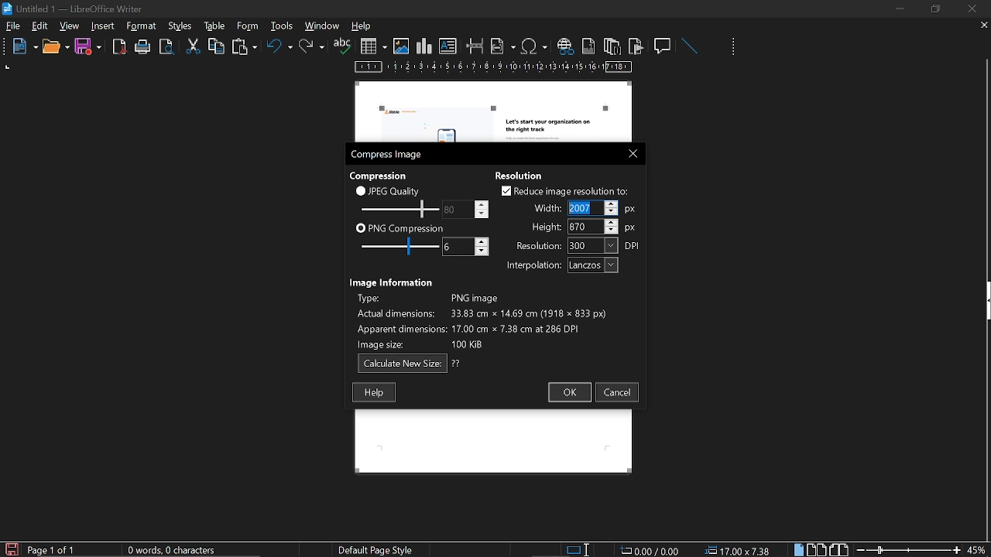 The image size is (991, 557). I want to click on insert hyperlink, so click(564, 47).